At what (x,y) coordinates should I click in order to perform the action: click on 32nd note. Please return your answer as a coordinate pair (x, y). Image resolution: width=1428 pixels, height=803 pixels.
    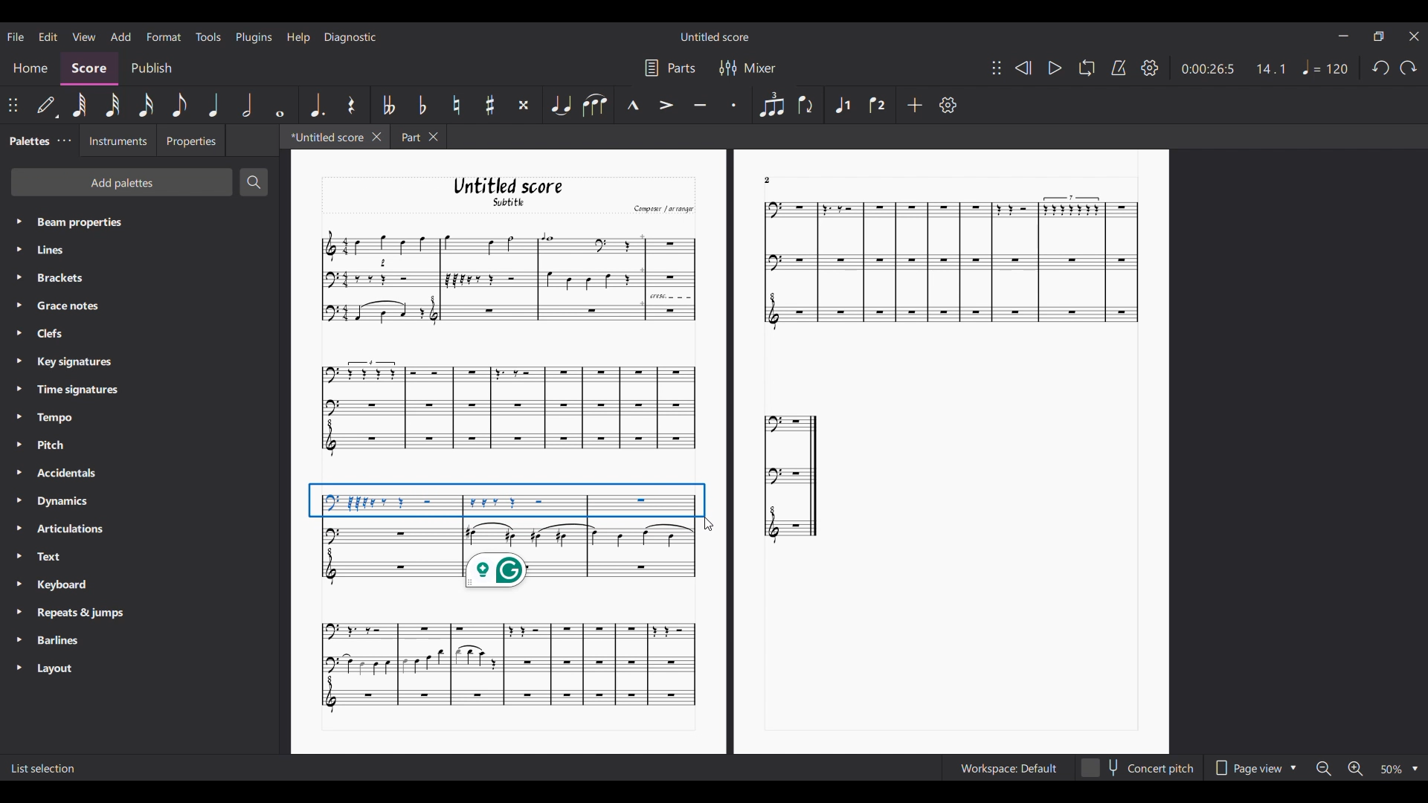
    Looking at the image, I should click on (112, 105).